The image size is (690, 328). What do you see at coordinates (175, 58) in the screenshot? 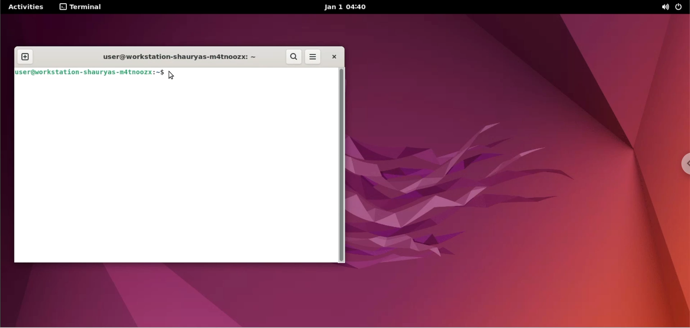
I see `user@workstation-shauryas-m4tnoozx: ~` at bounding box center [175, 58].